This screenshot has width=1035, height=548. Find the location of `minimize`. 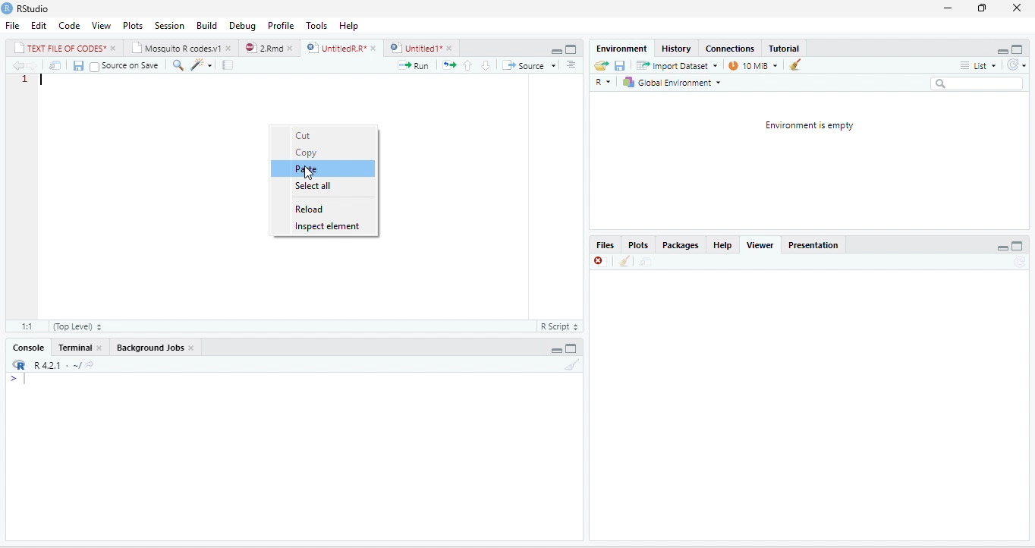

minimize is located at coordinates (558, 347).